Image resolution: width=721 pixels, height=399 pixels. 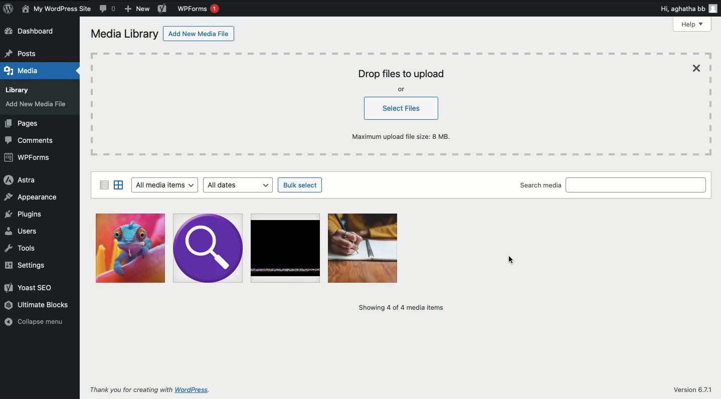 What do you see at coordinates (8, 9) in the screenshot?
I see `WordPress logo` at bounding box center [8, 9].